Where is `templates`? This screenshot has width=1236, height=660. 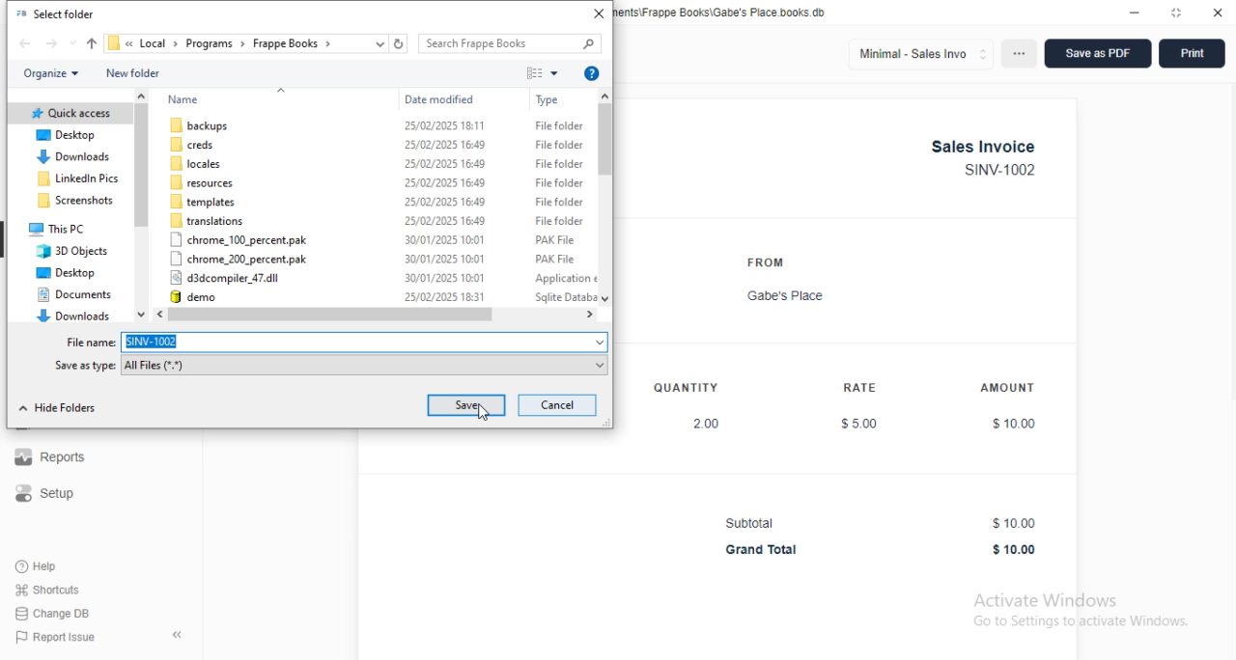 templates is located at coordinates (204, 202).